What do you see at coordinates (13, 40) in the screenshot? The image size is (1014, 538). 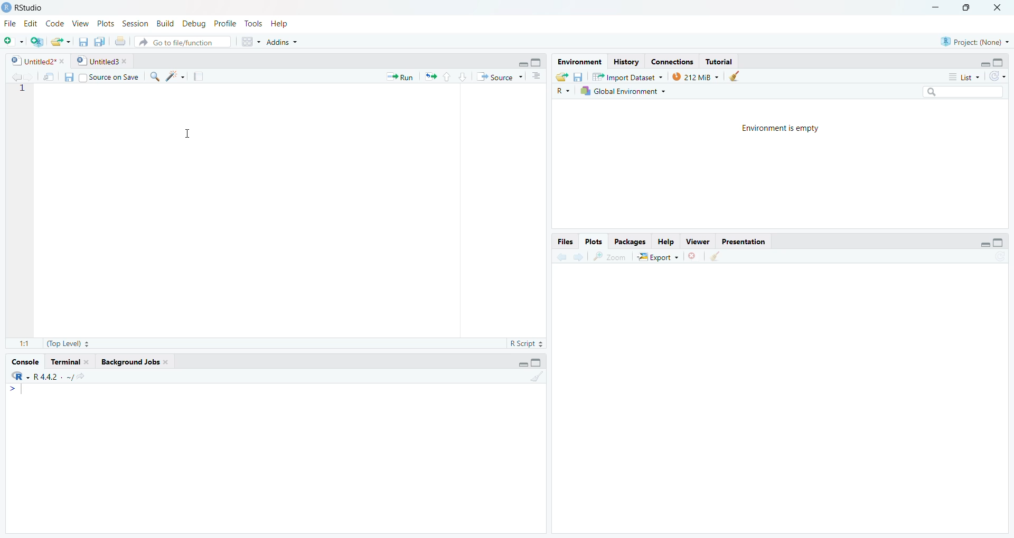 I see `new file` at bounding box center [13, 40].